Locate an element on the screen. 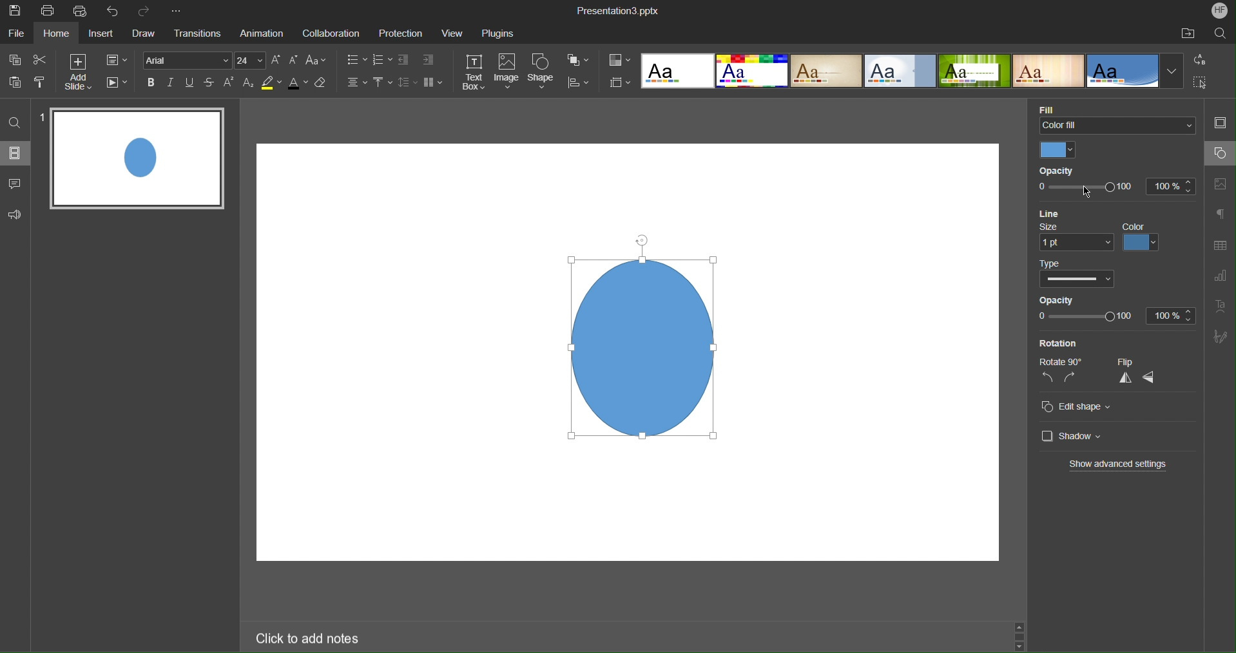 Image resolution: width=1236 pixels, height=653 pixels. Fill is located at coordinates (1050, 107).